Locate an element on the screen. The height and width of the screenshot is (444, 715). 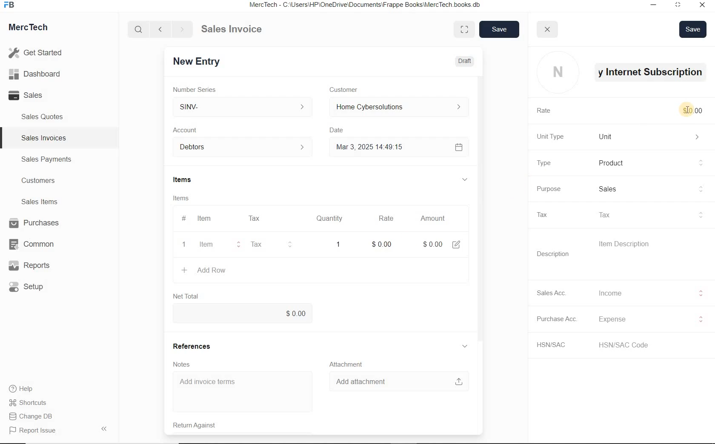
Amount is located at coordinates (431, 218).